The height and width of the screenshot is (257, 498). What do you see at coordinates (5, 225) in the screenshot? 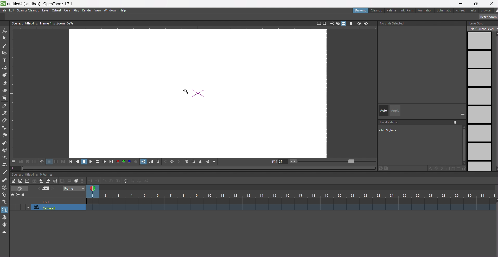
I see `` at bounding box center [5, 225].